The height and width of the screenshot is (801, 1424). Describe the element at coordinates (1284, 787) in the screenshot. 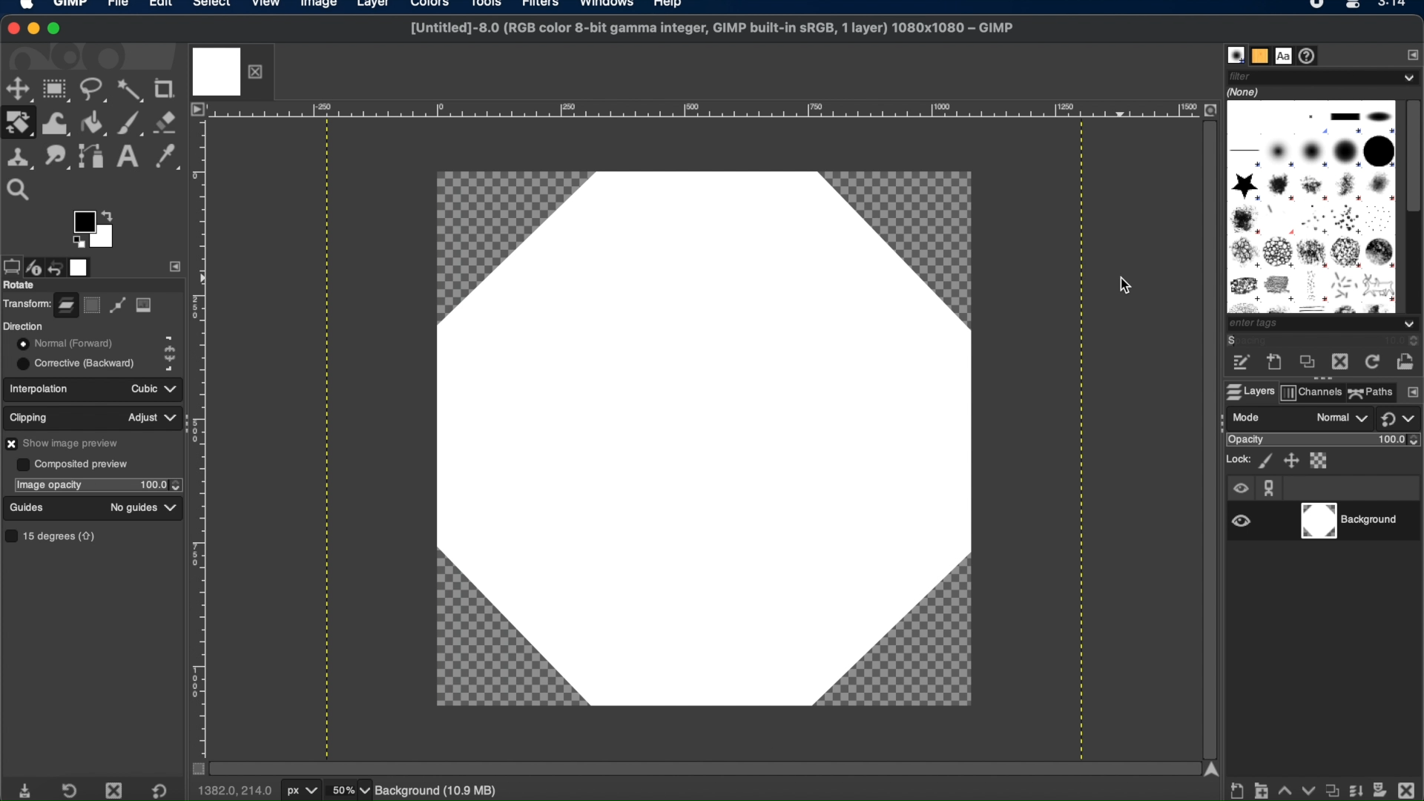

I see `raise this layer` at that location.